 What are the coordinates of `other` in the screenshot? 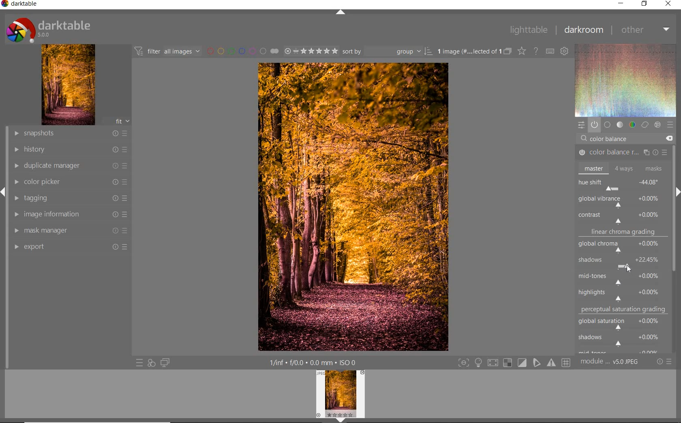 It's located at (646, 30).